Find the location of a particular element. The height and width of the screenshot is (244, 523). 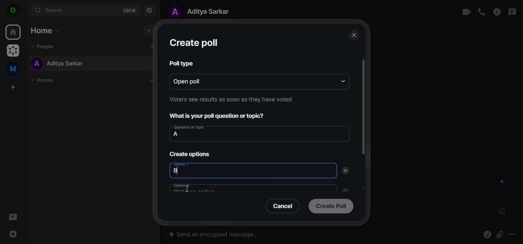

open poll is located at coordinates (196, 81).